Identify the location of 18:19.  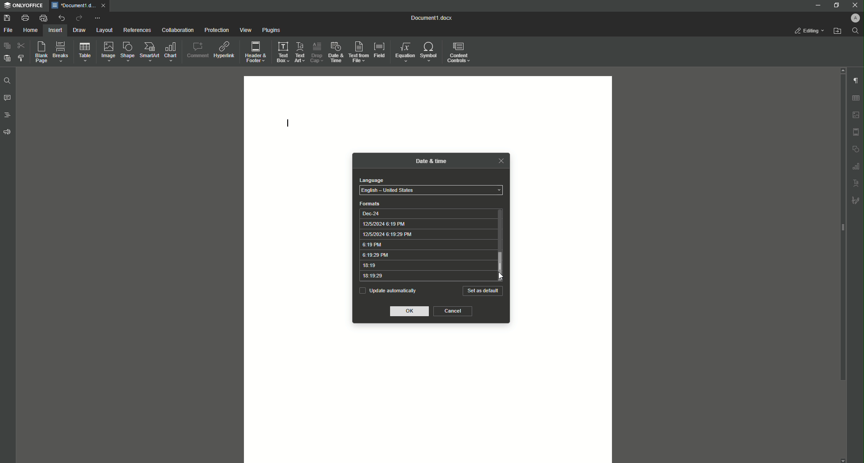
(426, 266).